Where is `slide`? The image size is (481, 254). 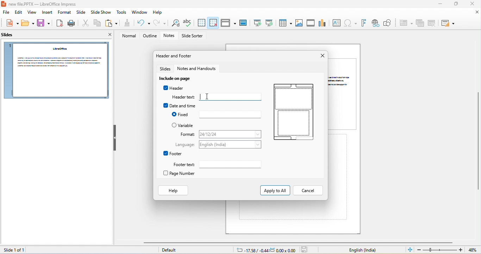
slide is located at coordinates (344, 94).